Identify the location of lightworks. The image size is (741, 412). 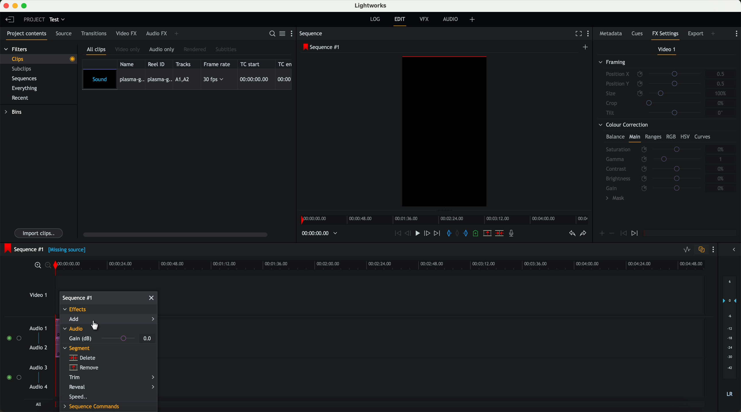
(372, 6).